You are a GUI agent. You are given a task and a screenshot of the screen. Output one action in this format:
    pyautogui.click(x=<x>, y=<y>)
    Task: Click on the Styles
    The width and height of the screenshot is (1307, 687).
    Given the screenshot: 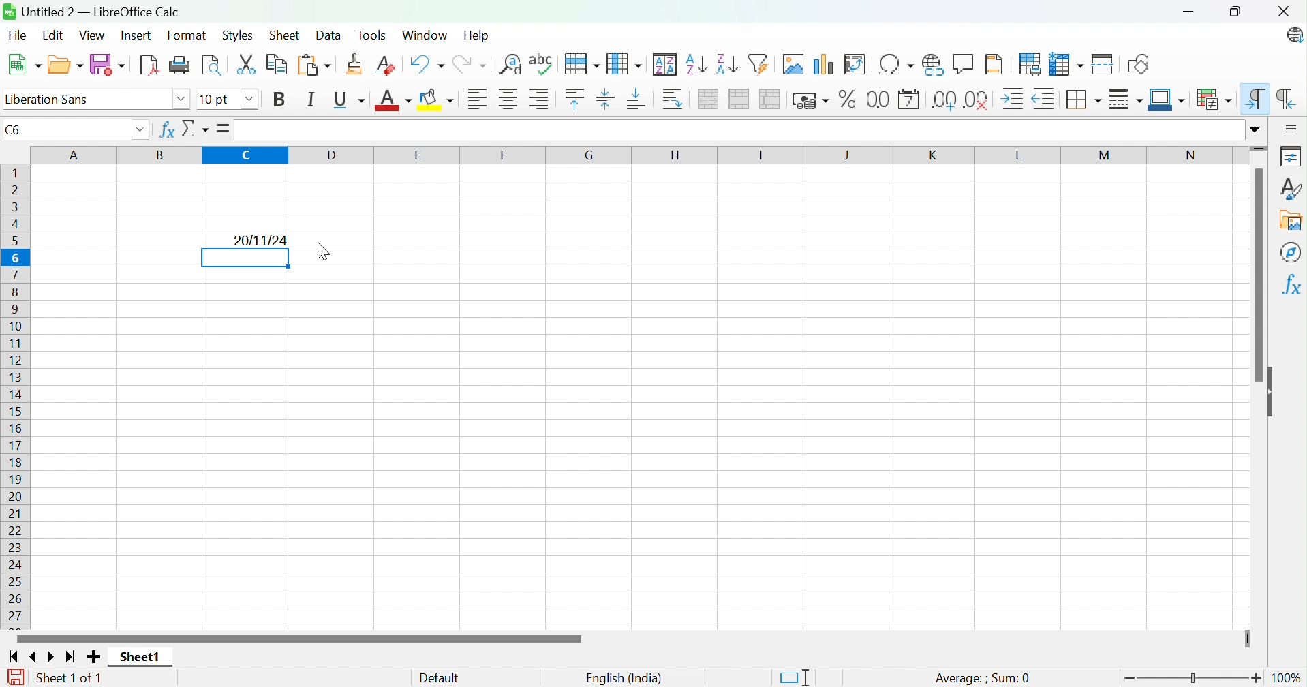 What is the action you would take?
    pyautogui.click(x=1290, y=188)
    